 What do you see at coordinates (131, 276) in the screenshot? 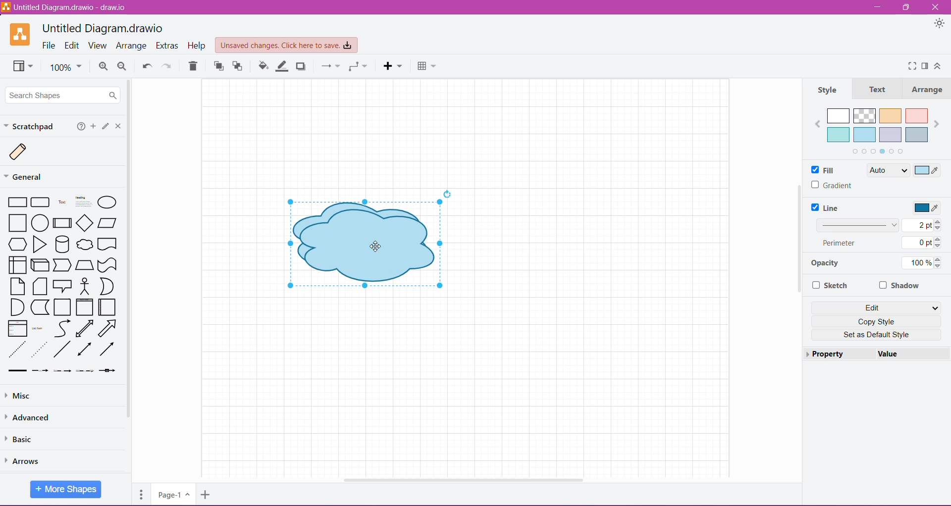
I see `Vertical Scroll Bar` at bounding box center [131, 276].